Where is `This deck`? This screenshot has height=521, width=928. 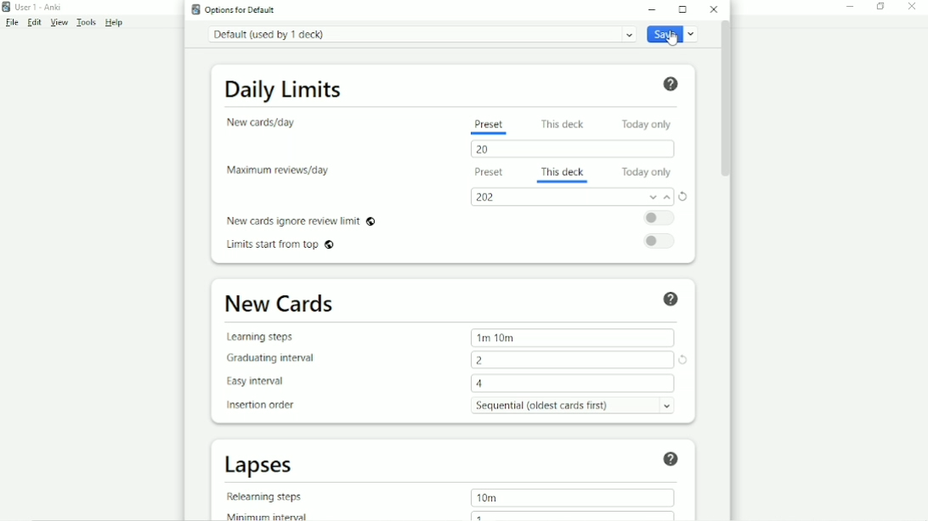 This deck is located at coordinates (563, 170).